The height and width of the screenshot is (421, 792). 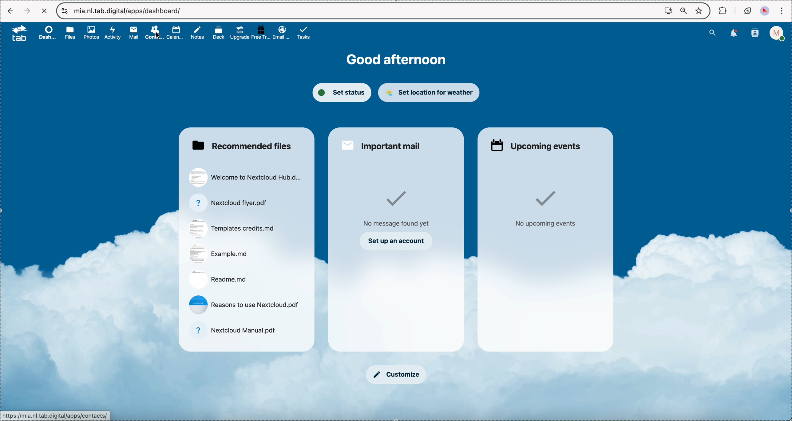 I want to click on click on contacts, so click(x=154, y=33).